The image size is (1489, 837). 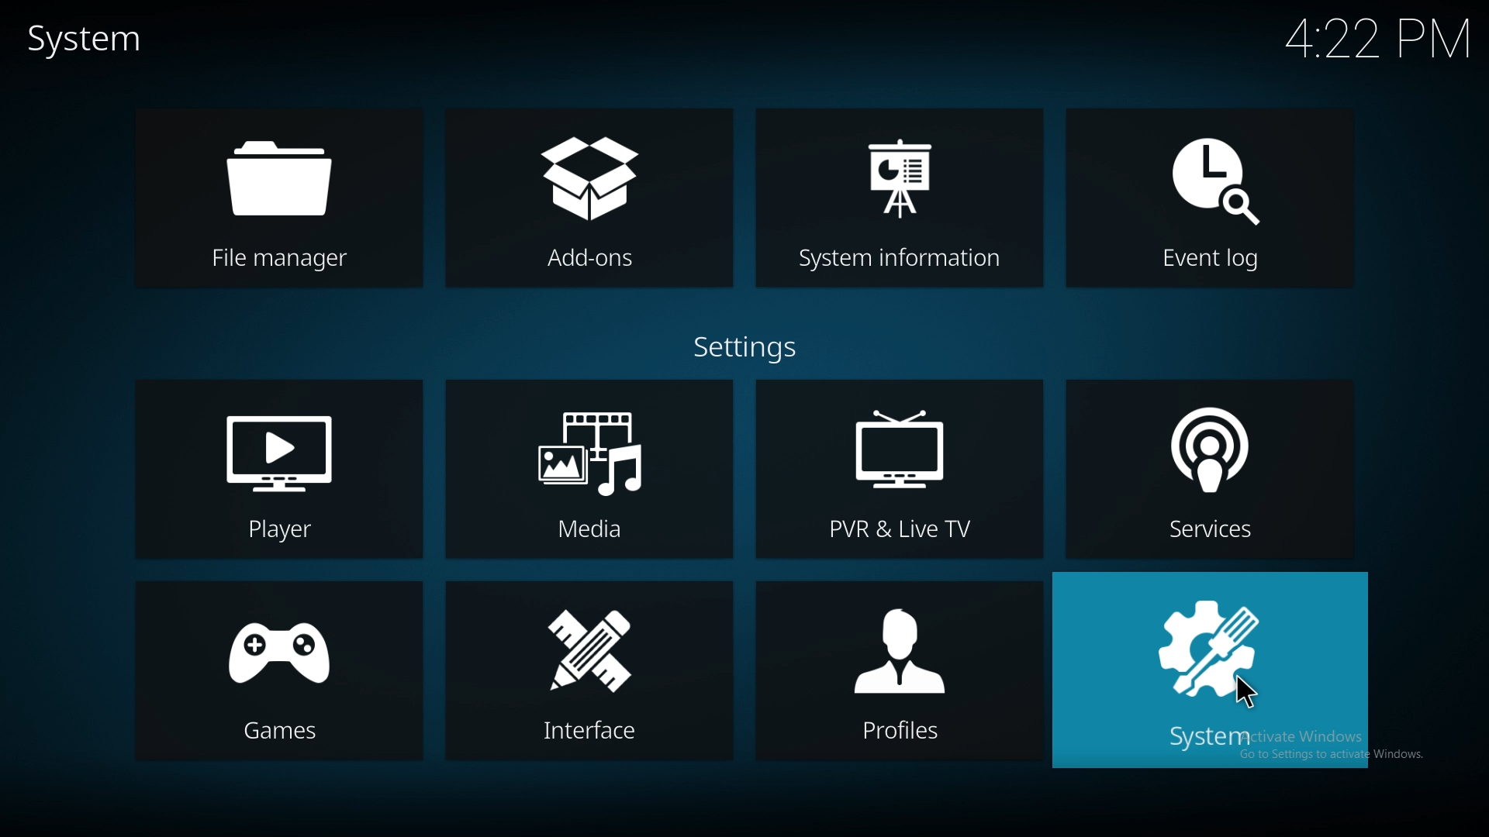 What do you see at coordinates (593, 200) in the screenshot?
I see `add ons` at bounding box center [593, 200].